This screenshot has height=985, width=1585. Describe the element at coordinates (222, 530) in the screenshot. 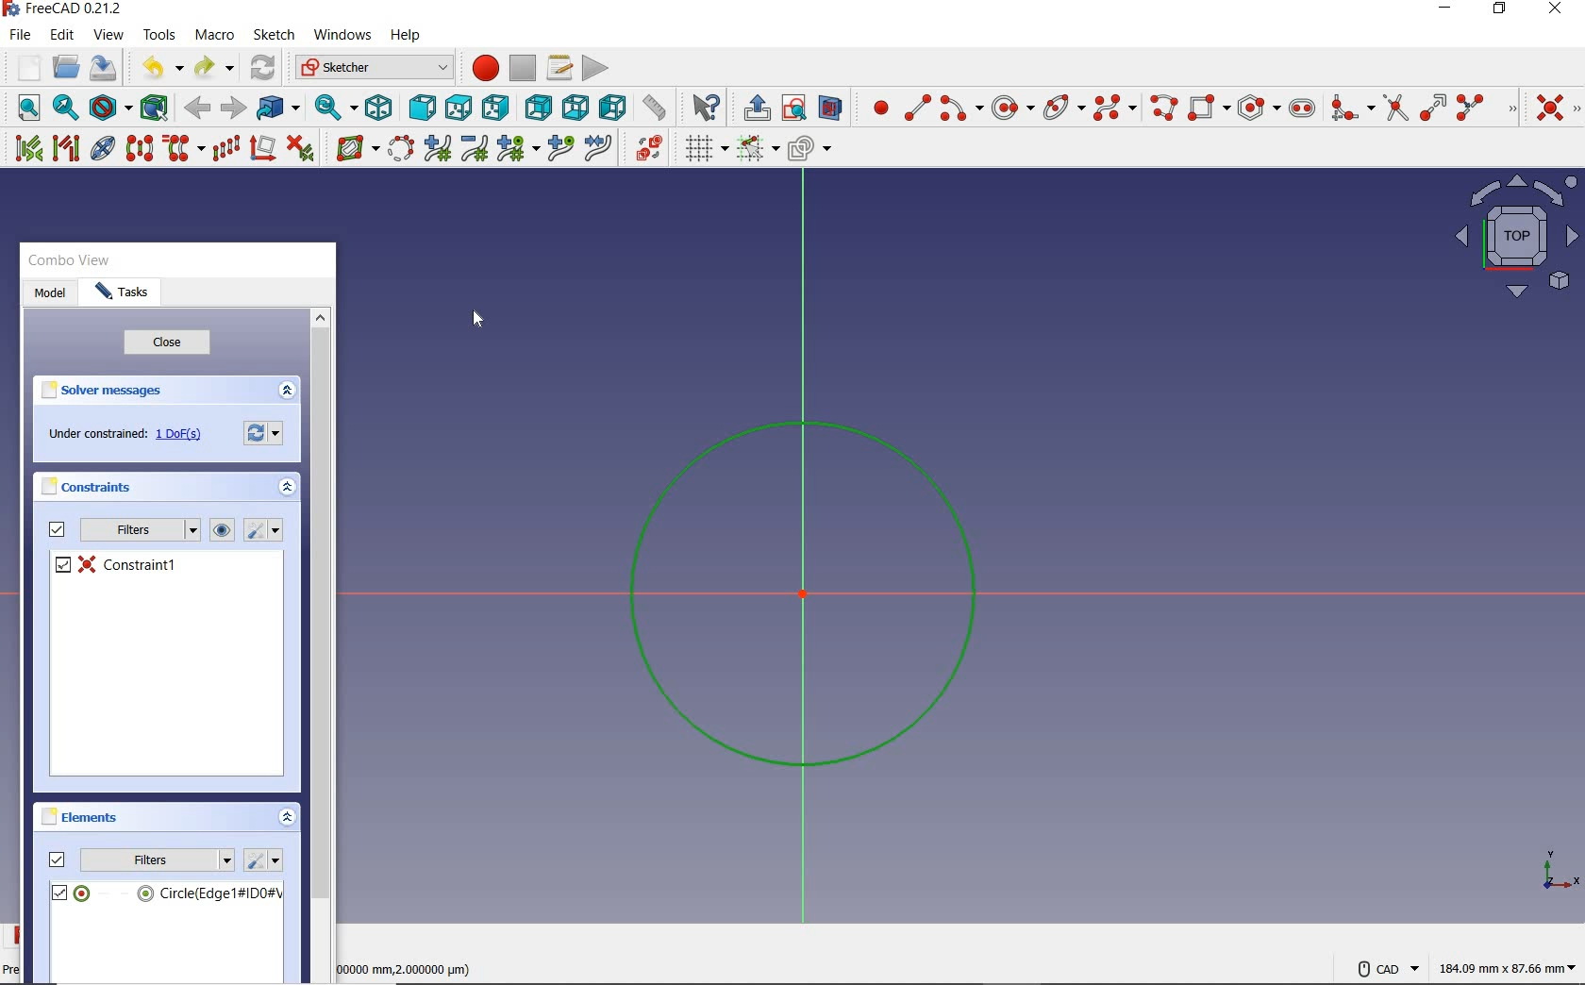

I see `view` at that location.